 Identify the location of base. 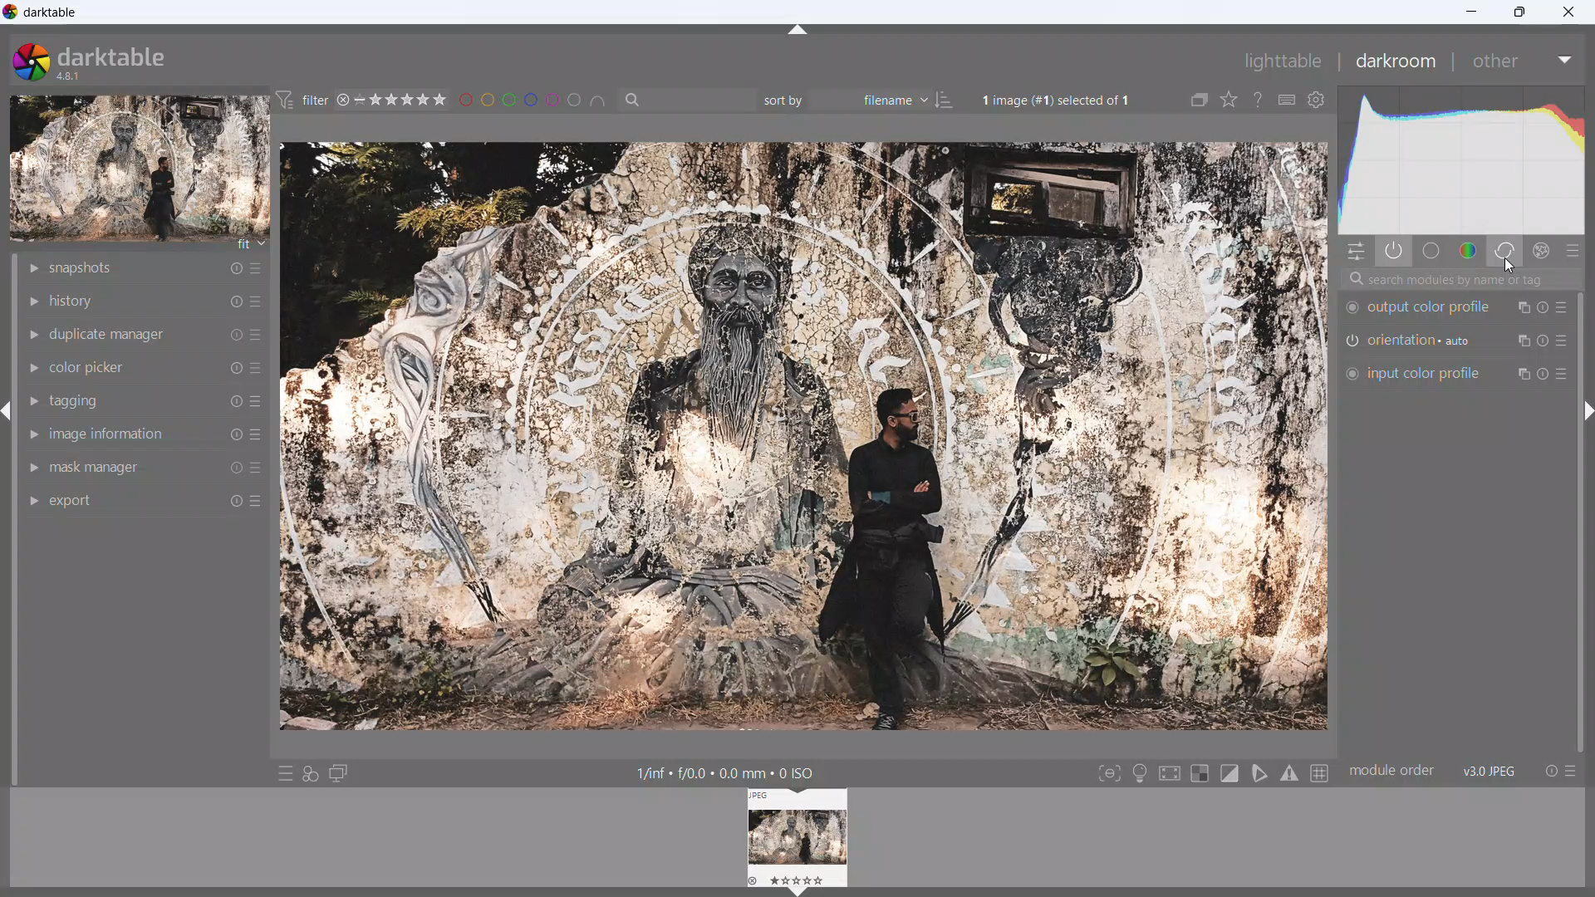
(1432, 251).